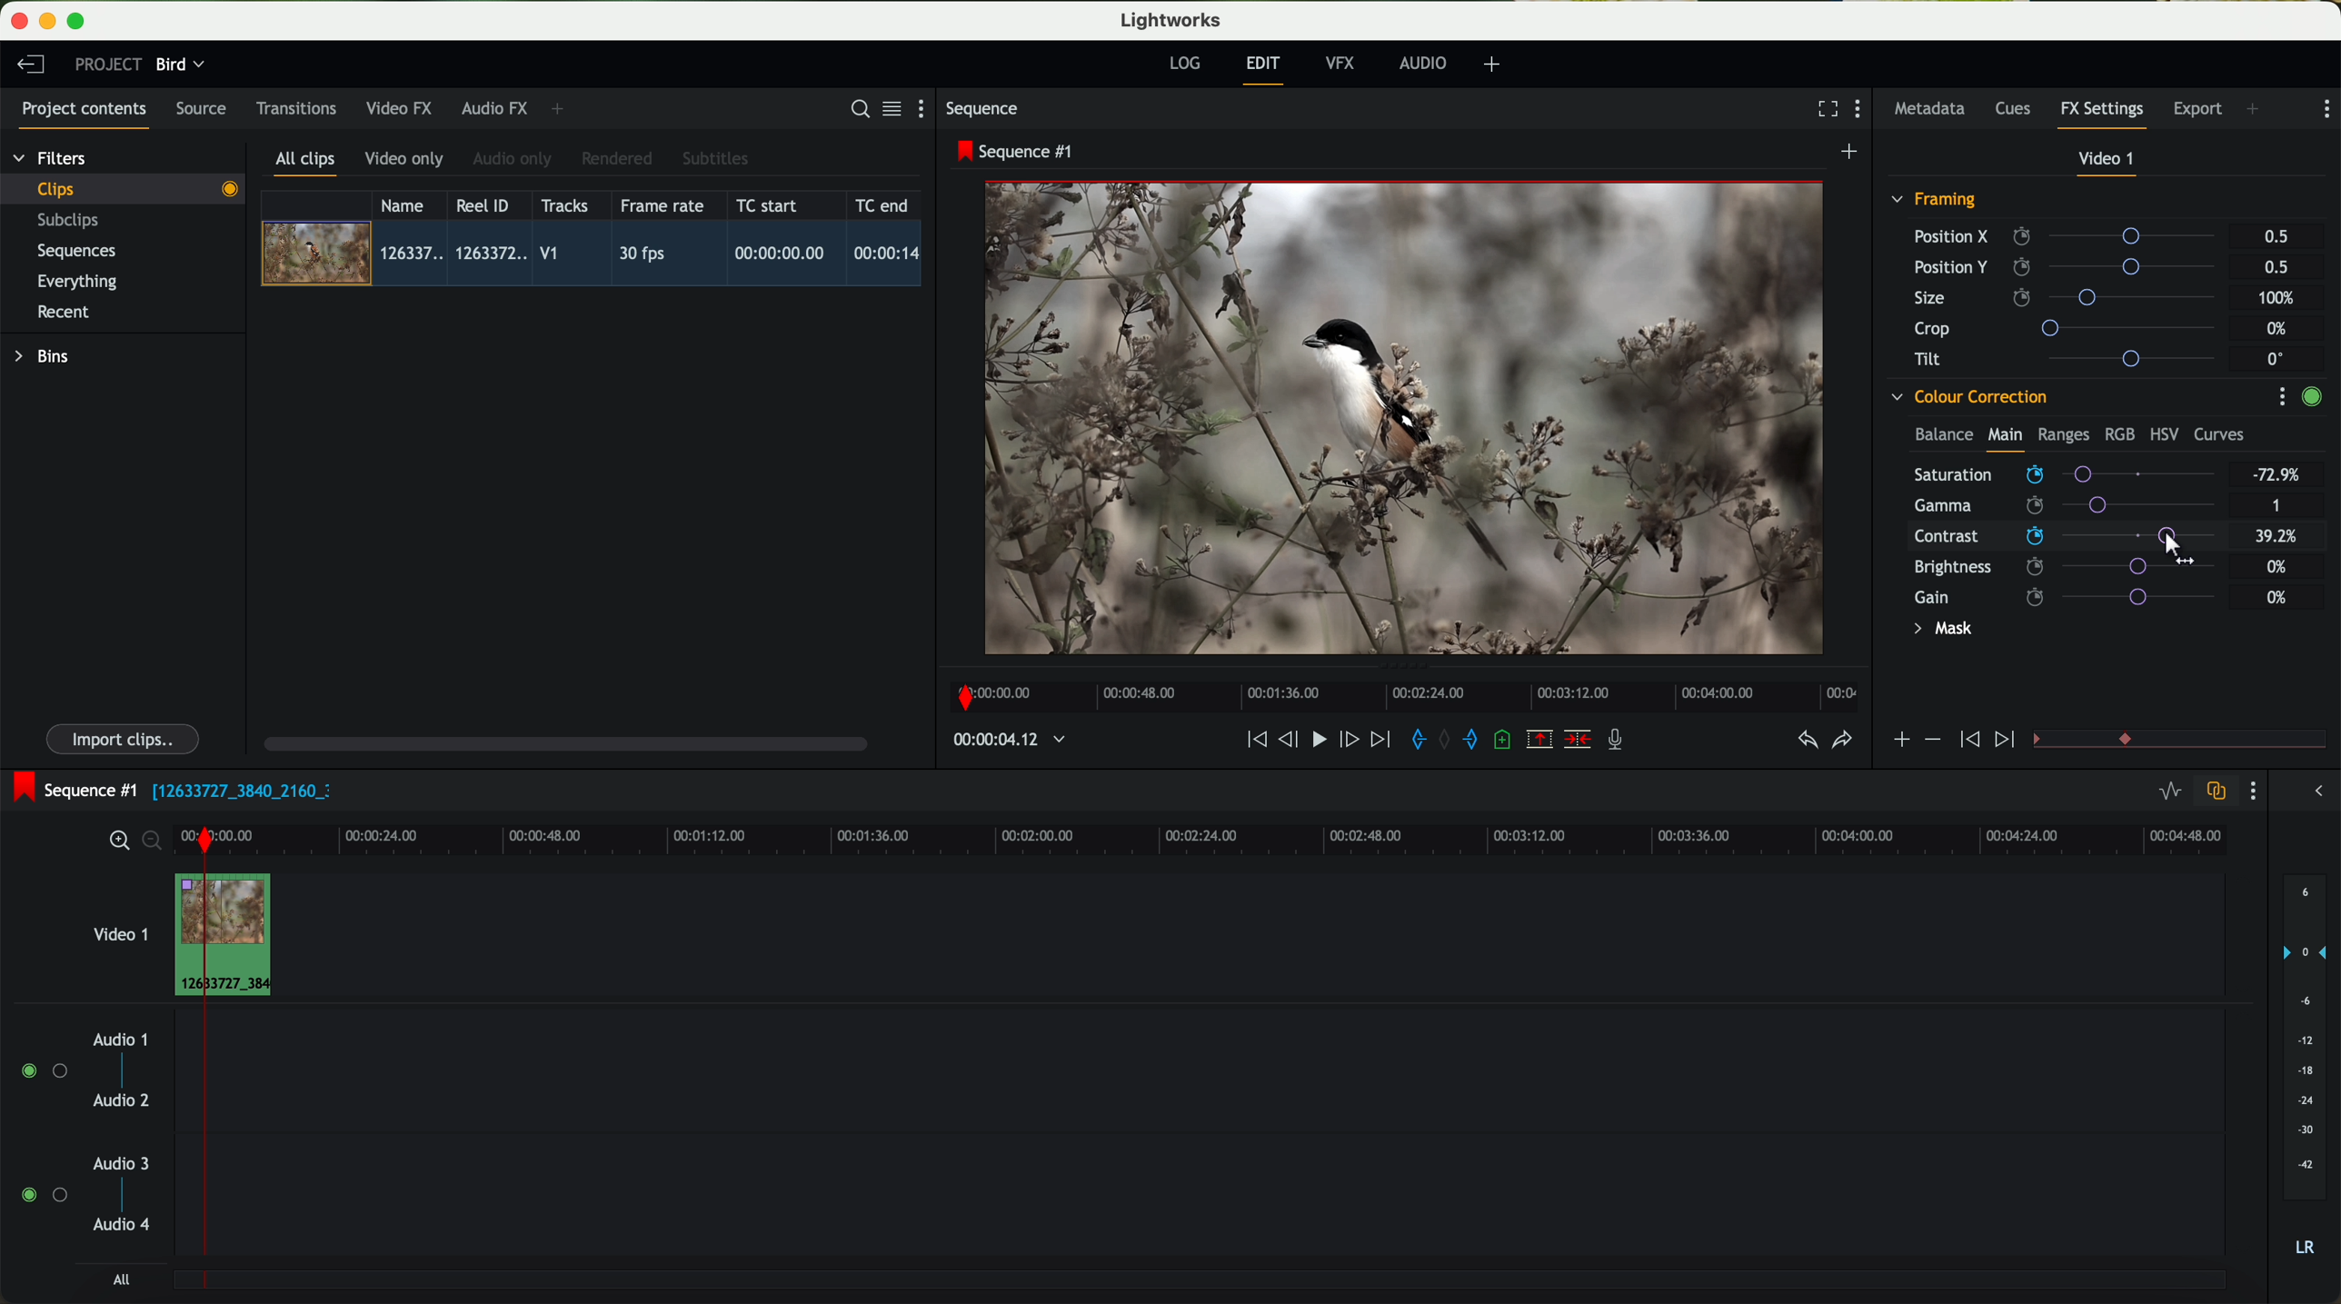 This screenshot has width=2341, height=1304. Describe the element at coordinates (2277, 507) in the screenshot. I see `1` at that location.